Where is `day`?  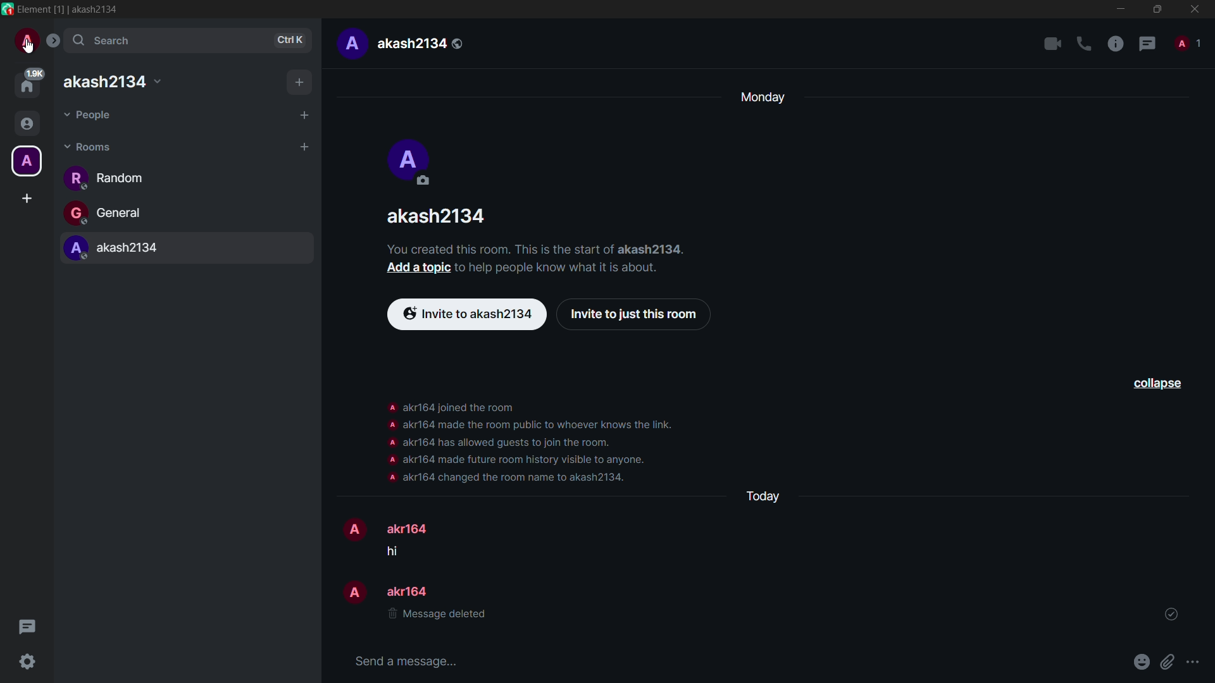
day is located at coordinates (760, 98).